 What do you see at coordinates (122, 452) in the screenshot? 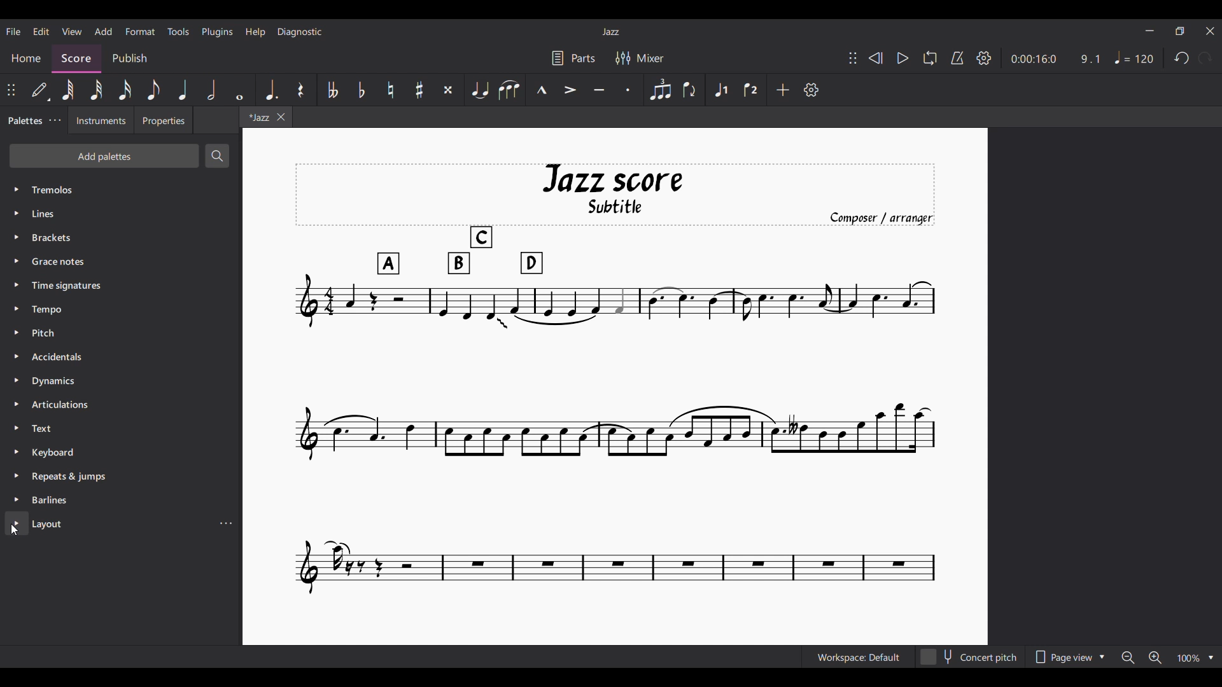
I see `Keyboard` at bounding box center [122, 452].